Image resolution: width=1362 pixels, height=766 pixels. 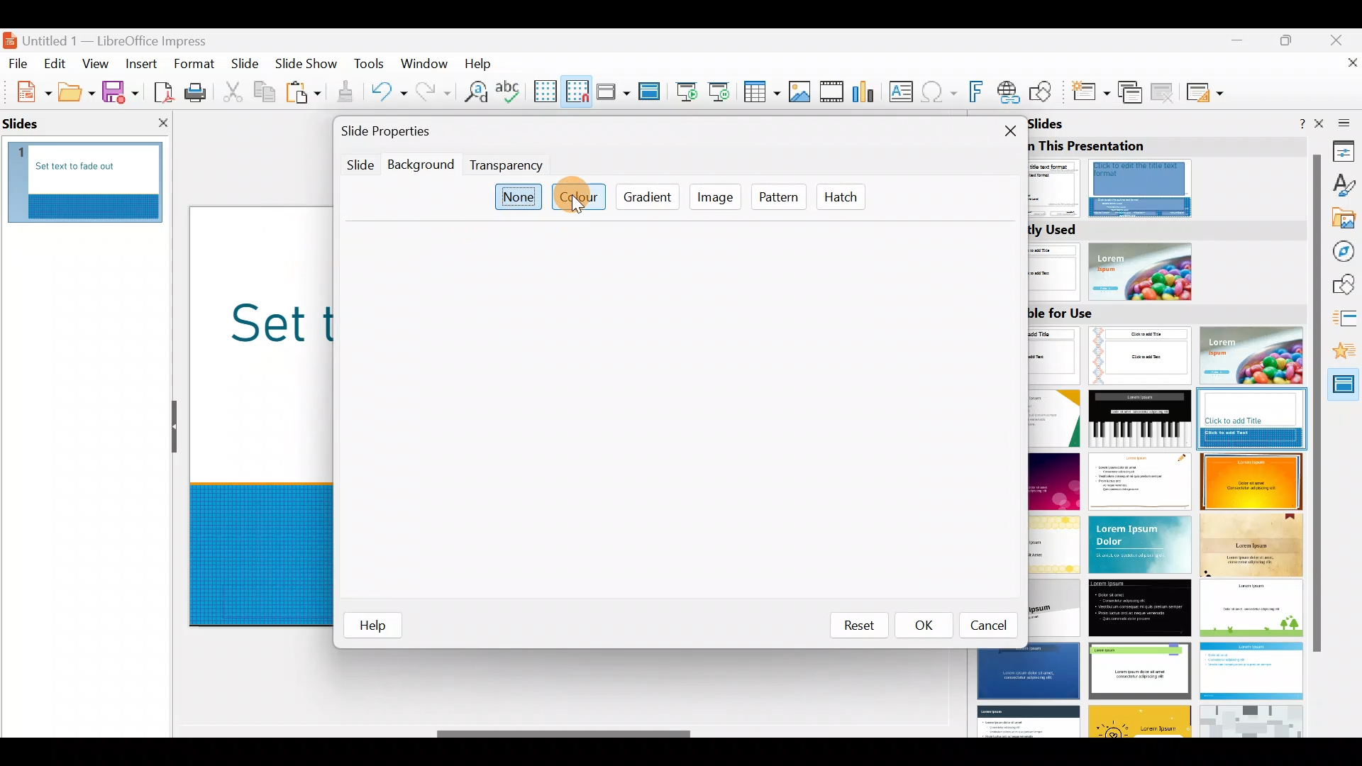 I want to click on Display grid, so click(x=544, y=90).